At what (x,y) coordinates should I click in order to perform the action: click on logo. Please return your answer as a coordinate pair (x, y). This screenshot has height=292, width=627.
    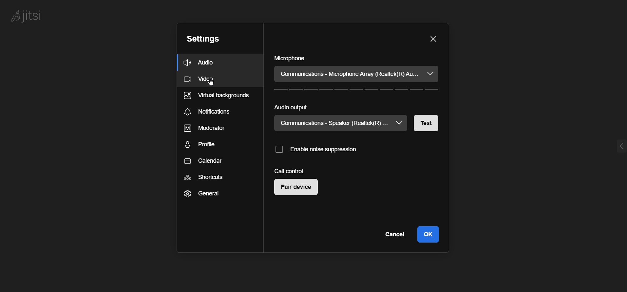
    Looking at the image, I should click on (28, 18).